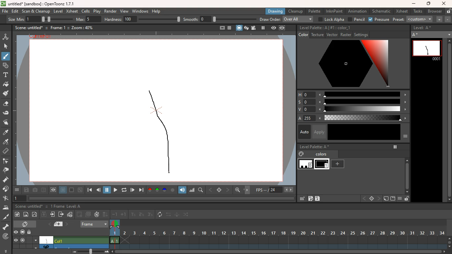 The image size is (452, 254). What do you see at coordinates (22, 231) in the screenshot?
I see `screen` at bounding box center [22, 231].